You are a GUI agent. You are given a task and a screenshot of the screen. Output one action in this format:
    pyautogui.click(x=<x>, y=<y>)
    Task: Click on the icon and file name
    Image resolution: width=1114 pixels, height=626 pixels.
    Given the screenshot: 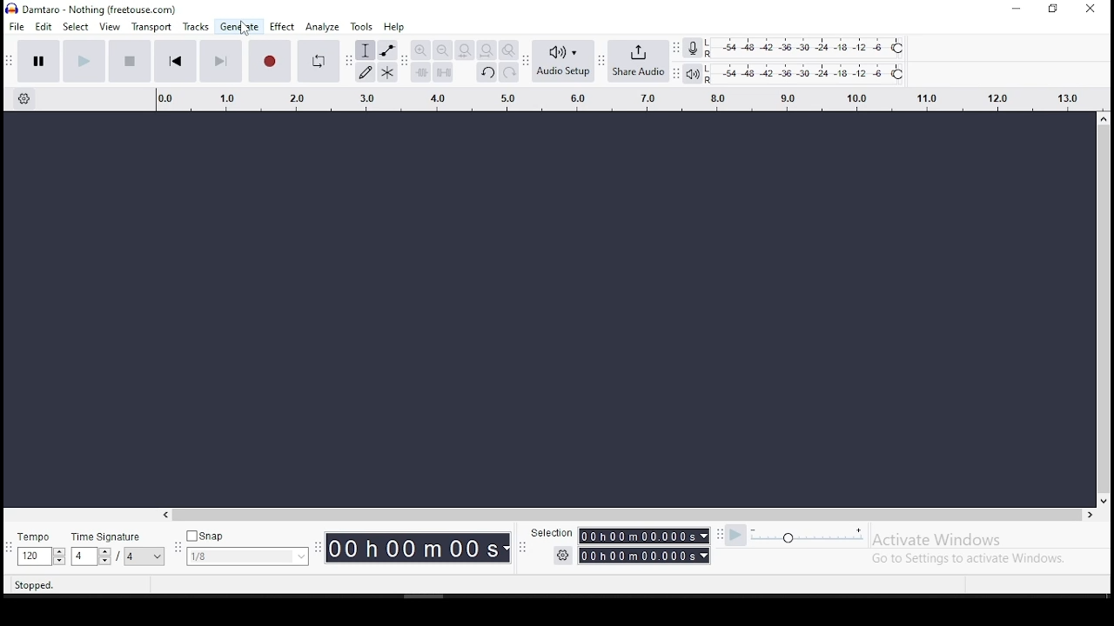 What is the action you would take?
    pyautogui.click(x=91, y=9)
    